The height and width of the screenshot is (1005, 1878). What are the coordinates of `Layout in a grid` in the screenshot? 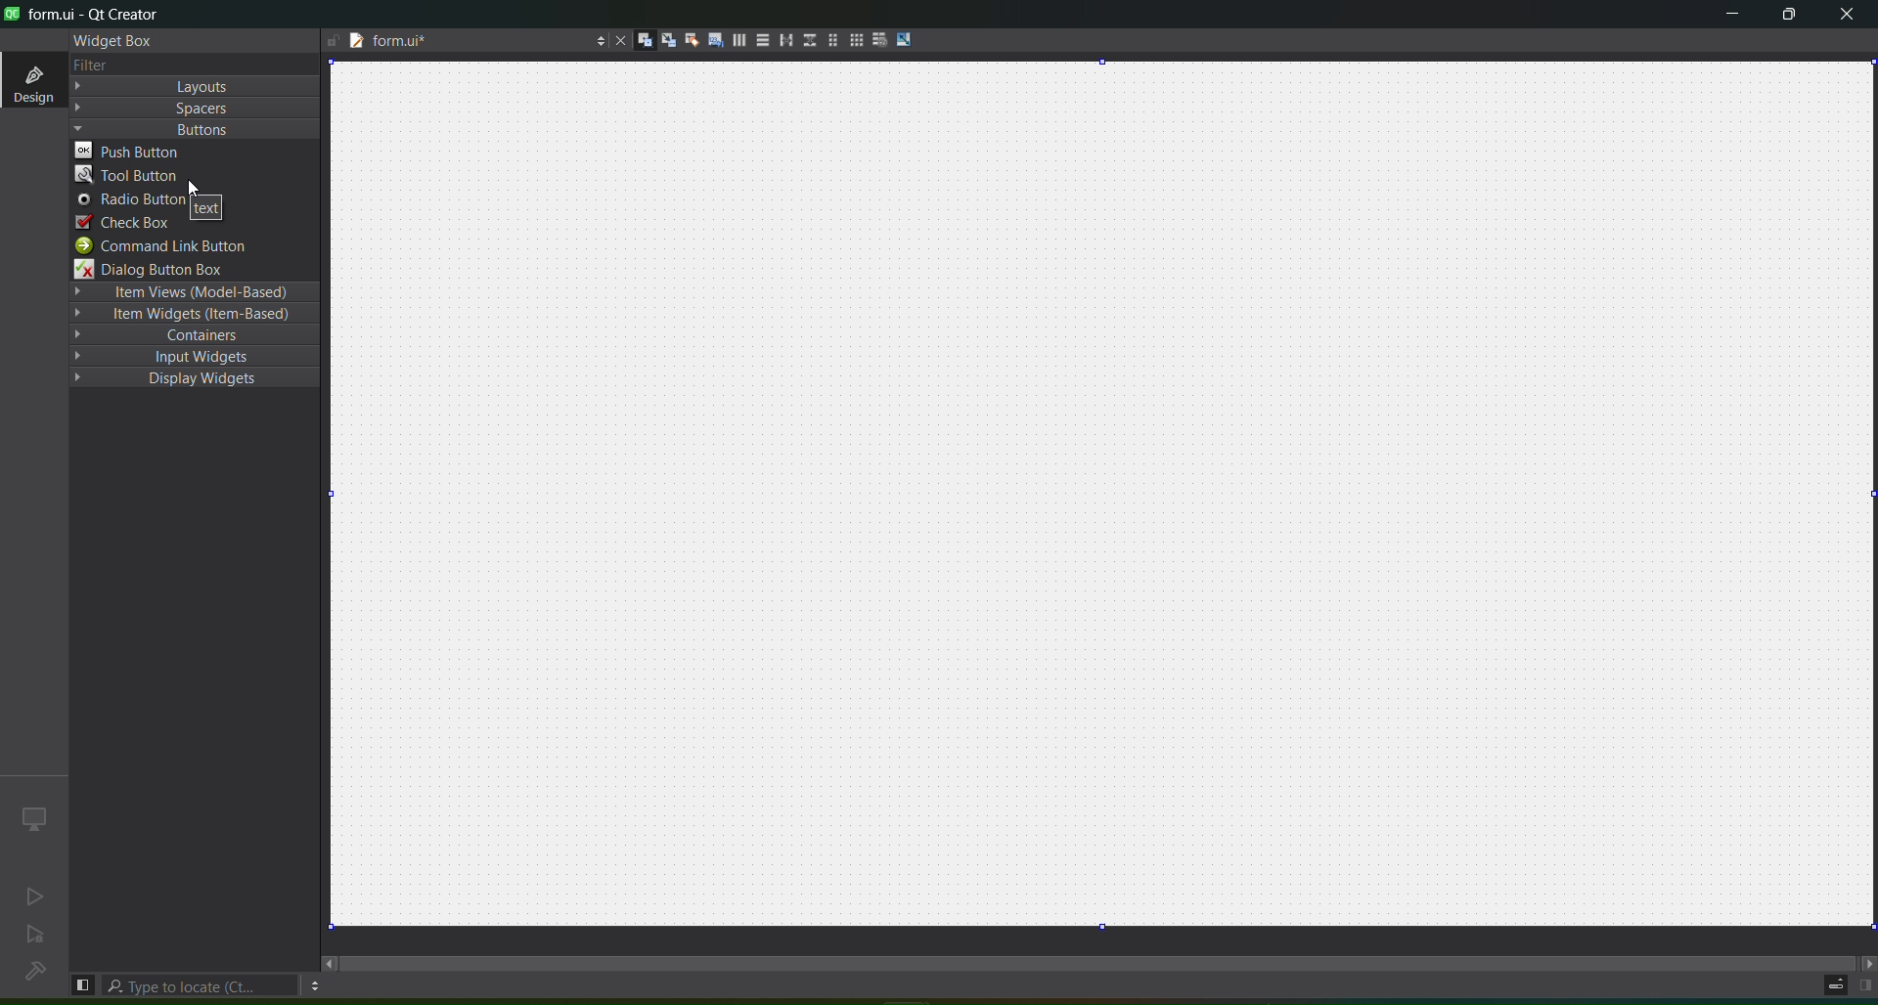 It's located at (855, 40).